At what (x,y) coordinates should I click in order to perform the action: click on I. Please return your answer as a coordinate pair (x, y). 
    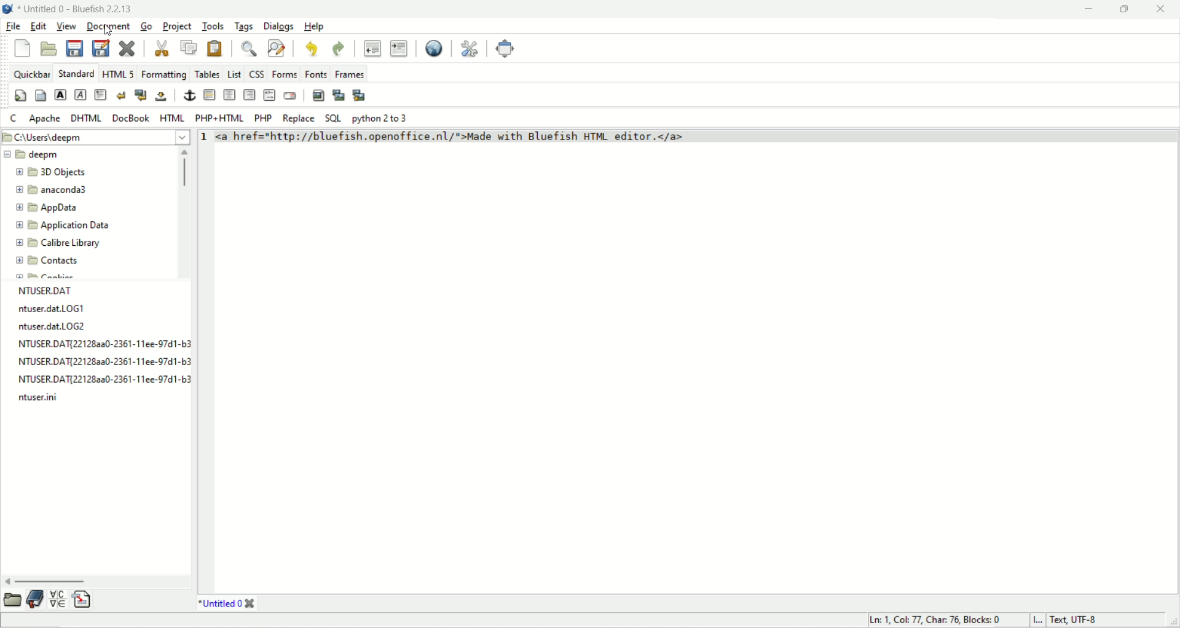
    Looking at the image, I should click on (1036, 620).